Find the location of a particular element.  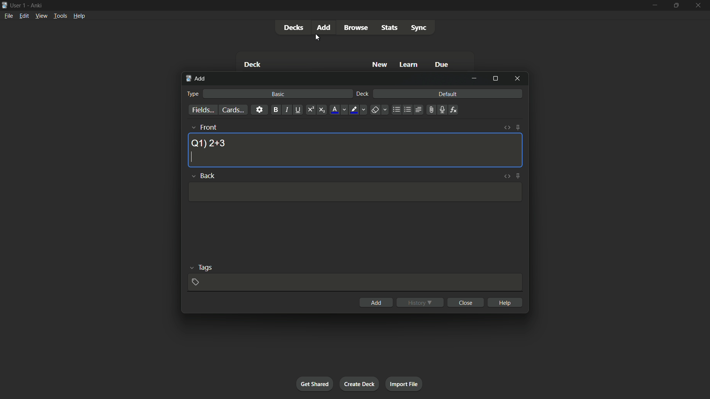

front is located at coordinates (208, 127).